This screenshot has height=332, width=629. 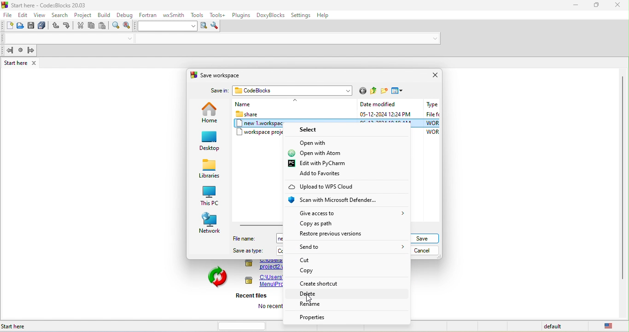 I want to click on edit with pycharm, so click(x=317, y=163).